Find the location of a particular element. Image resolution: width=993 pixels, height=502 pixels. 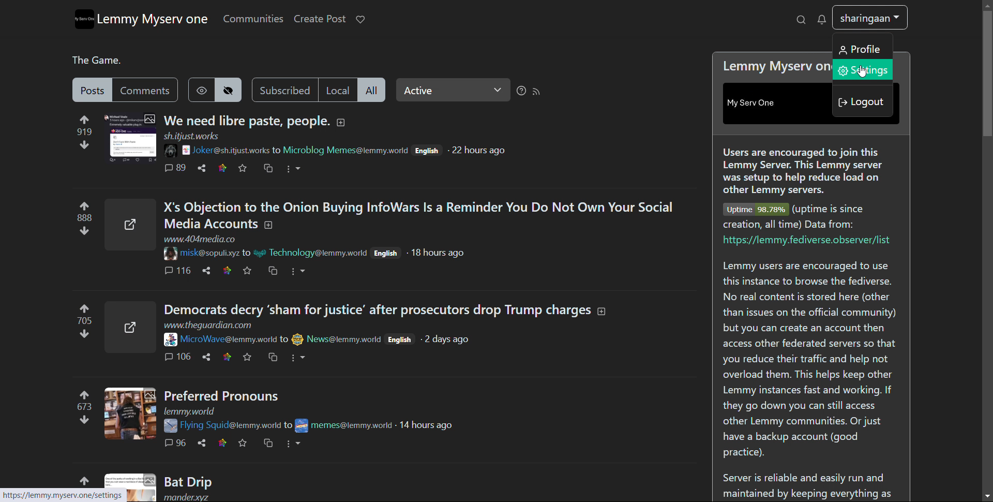

thumbnail is located at coordinates (131, 139).